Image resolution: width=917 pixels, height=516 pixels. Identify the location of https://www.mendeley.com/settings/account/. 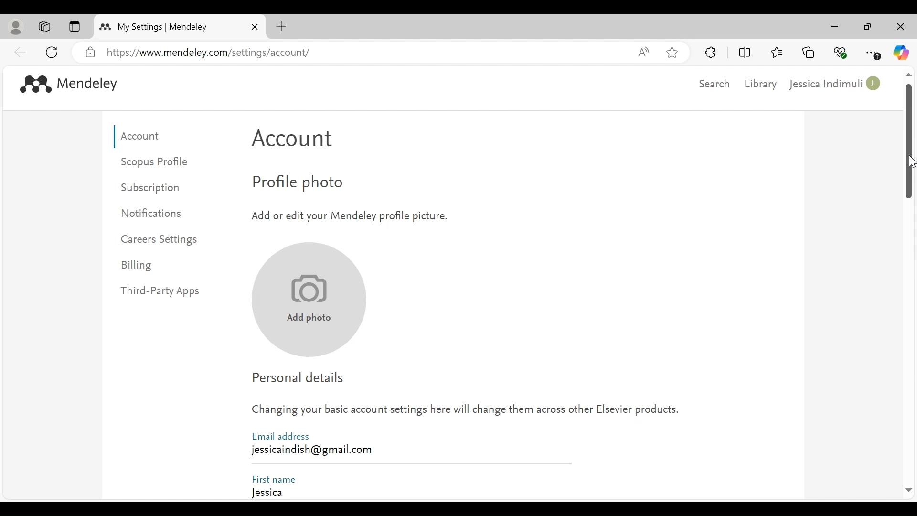
(366, 53).